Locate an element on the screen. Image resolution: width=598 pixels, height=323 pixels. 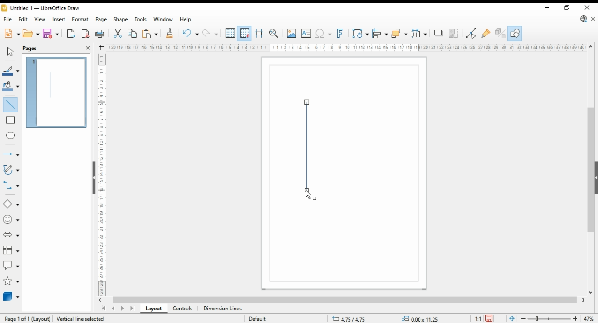
copy formatting is located at coordinates (170, 34).